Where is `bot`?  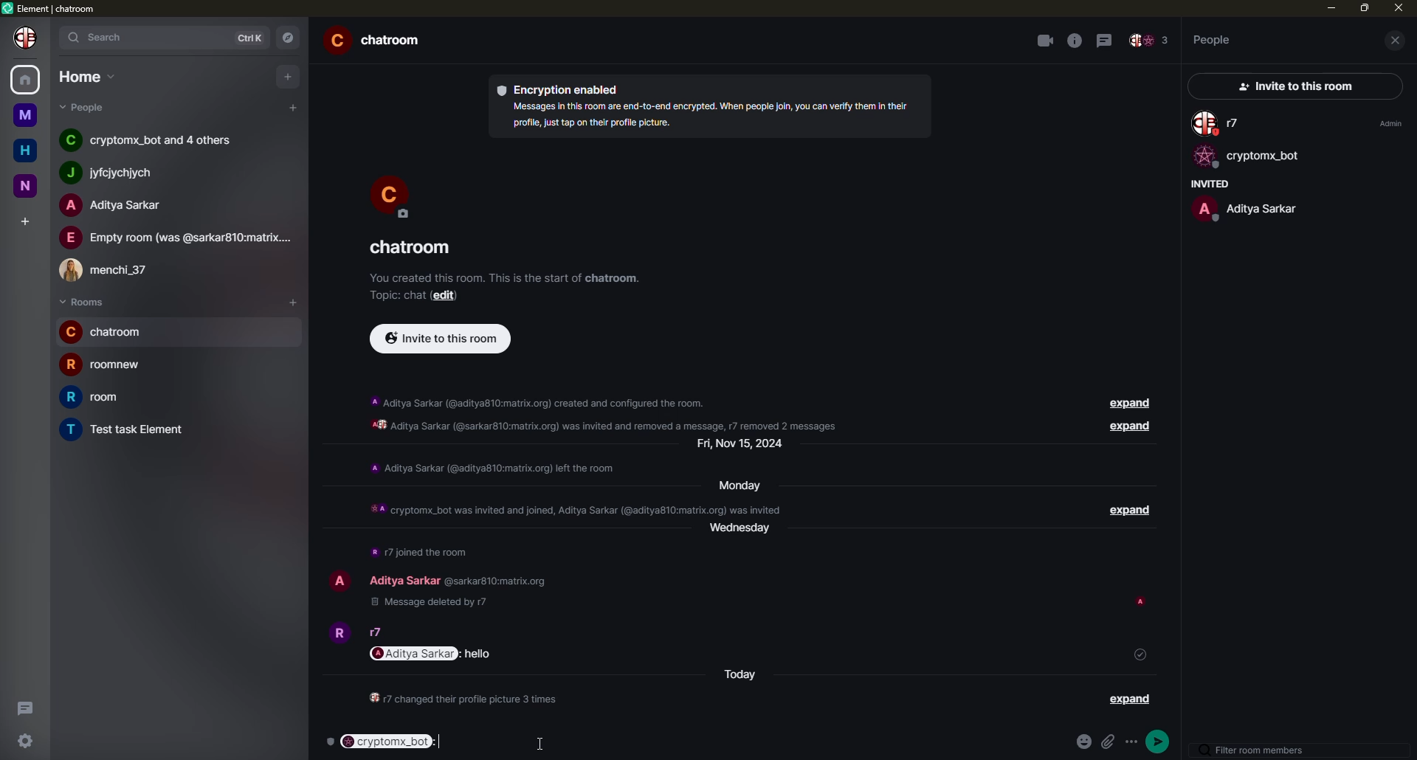
bot is located at coordinates (1247, 158).